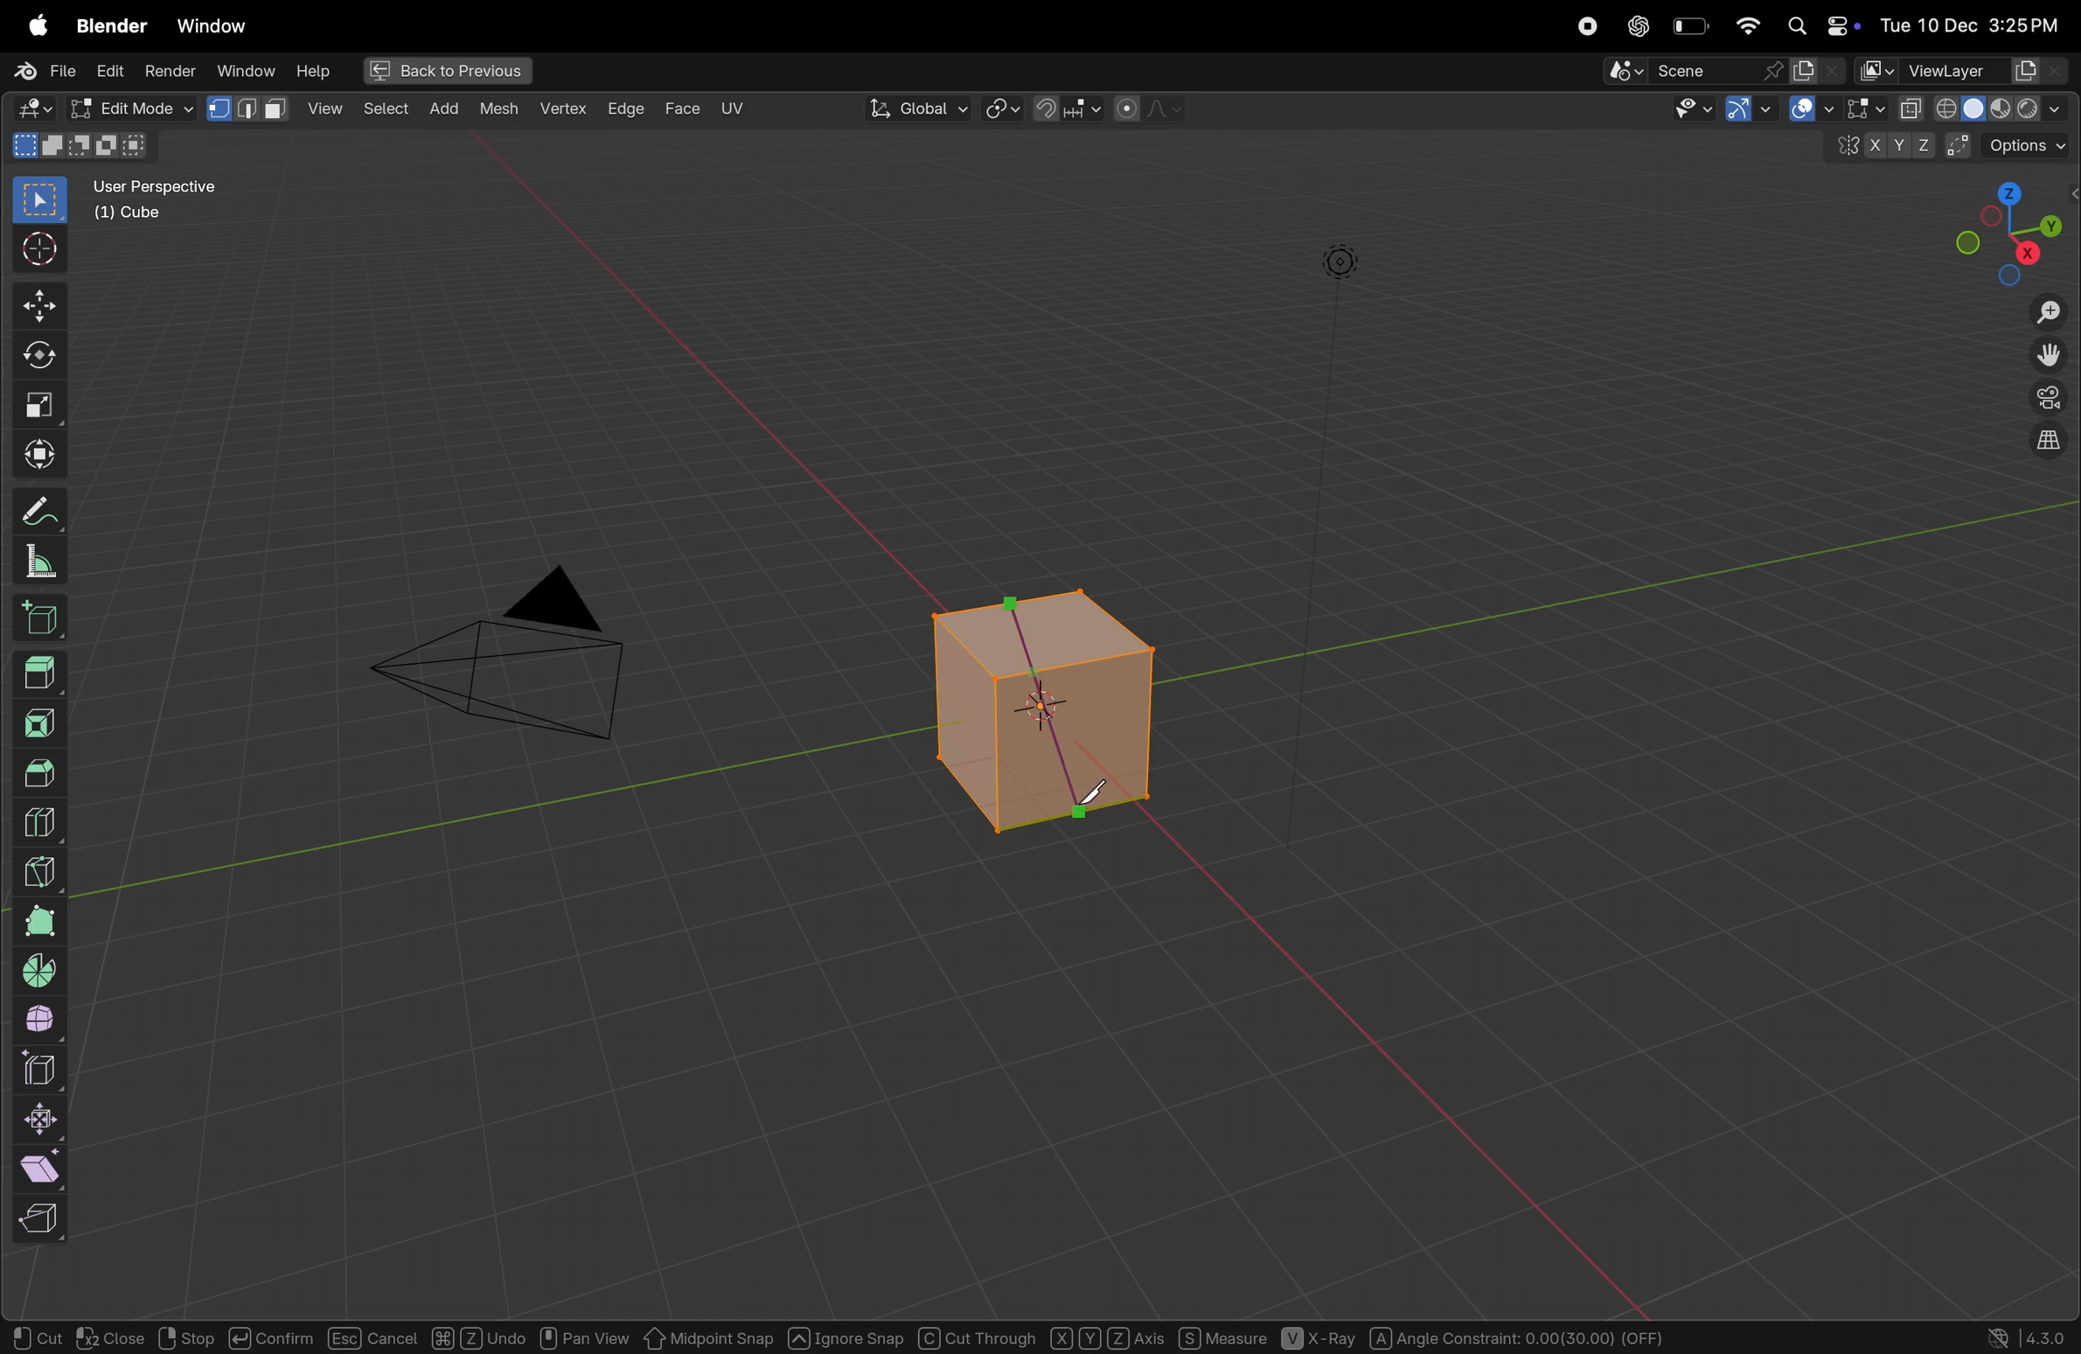 This screenshot has height=1354, width=2081. Describe the element at coordinates (167, 199) in the screenshot. I see `user perscpective` at that location.